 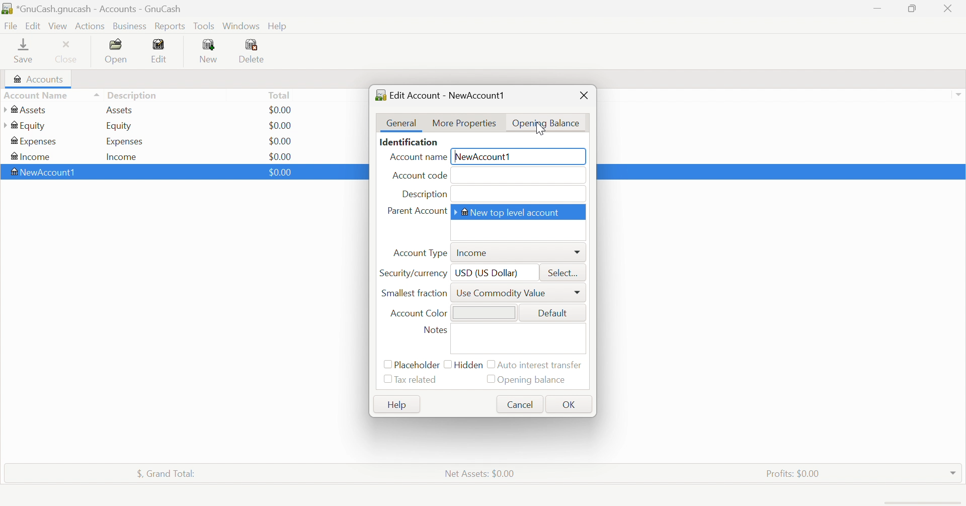 What do you see at coordinates (11, 25) in the screenshot?
I see `File` at bounding box center [11, 25].